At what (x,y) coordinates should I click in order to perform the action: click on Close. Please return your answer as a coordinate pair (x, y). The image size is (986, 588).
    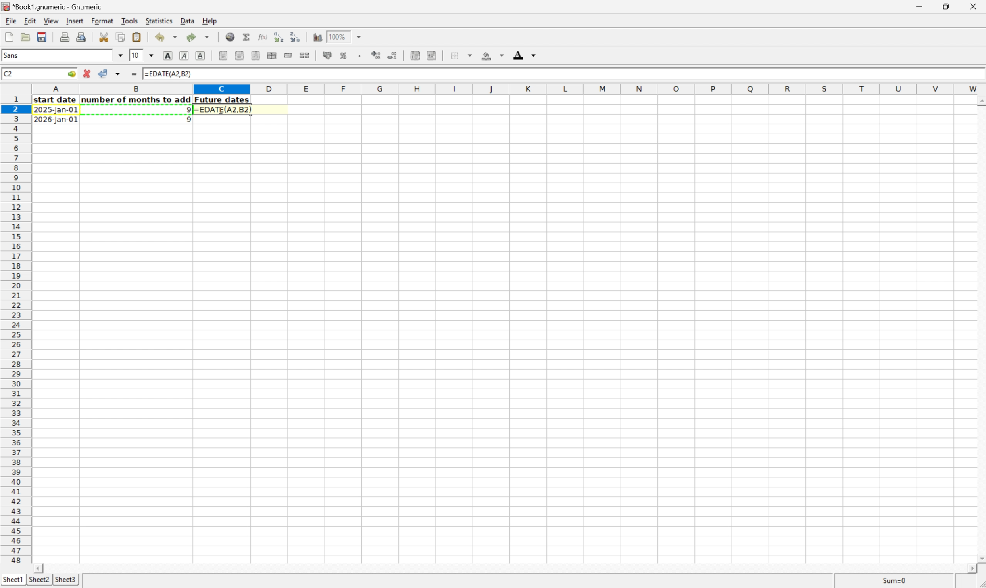
    Looking at the image, I should click on (974, 5).